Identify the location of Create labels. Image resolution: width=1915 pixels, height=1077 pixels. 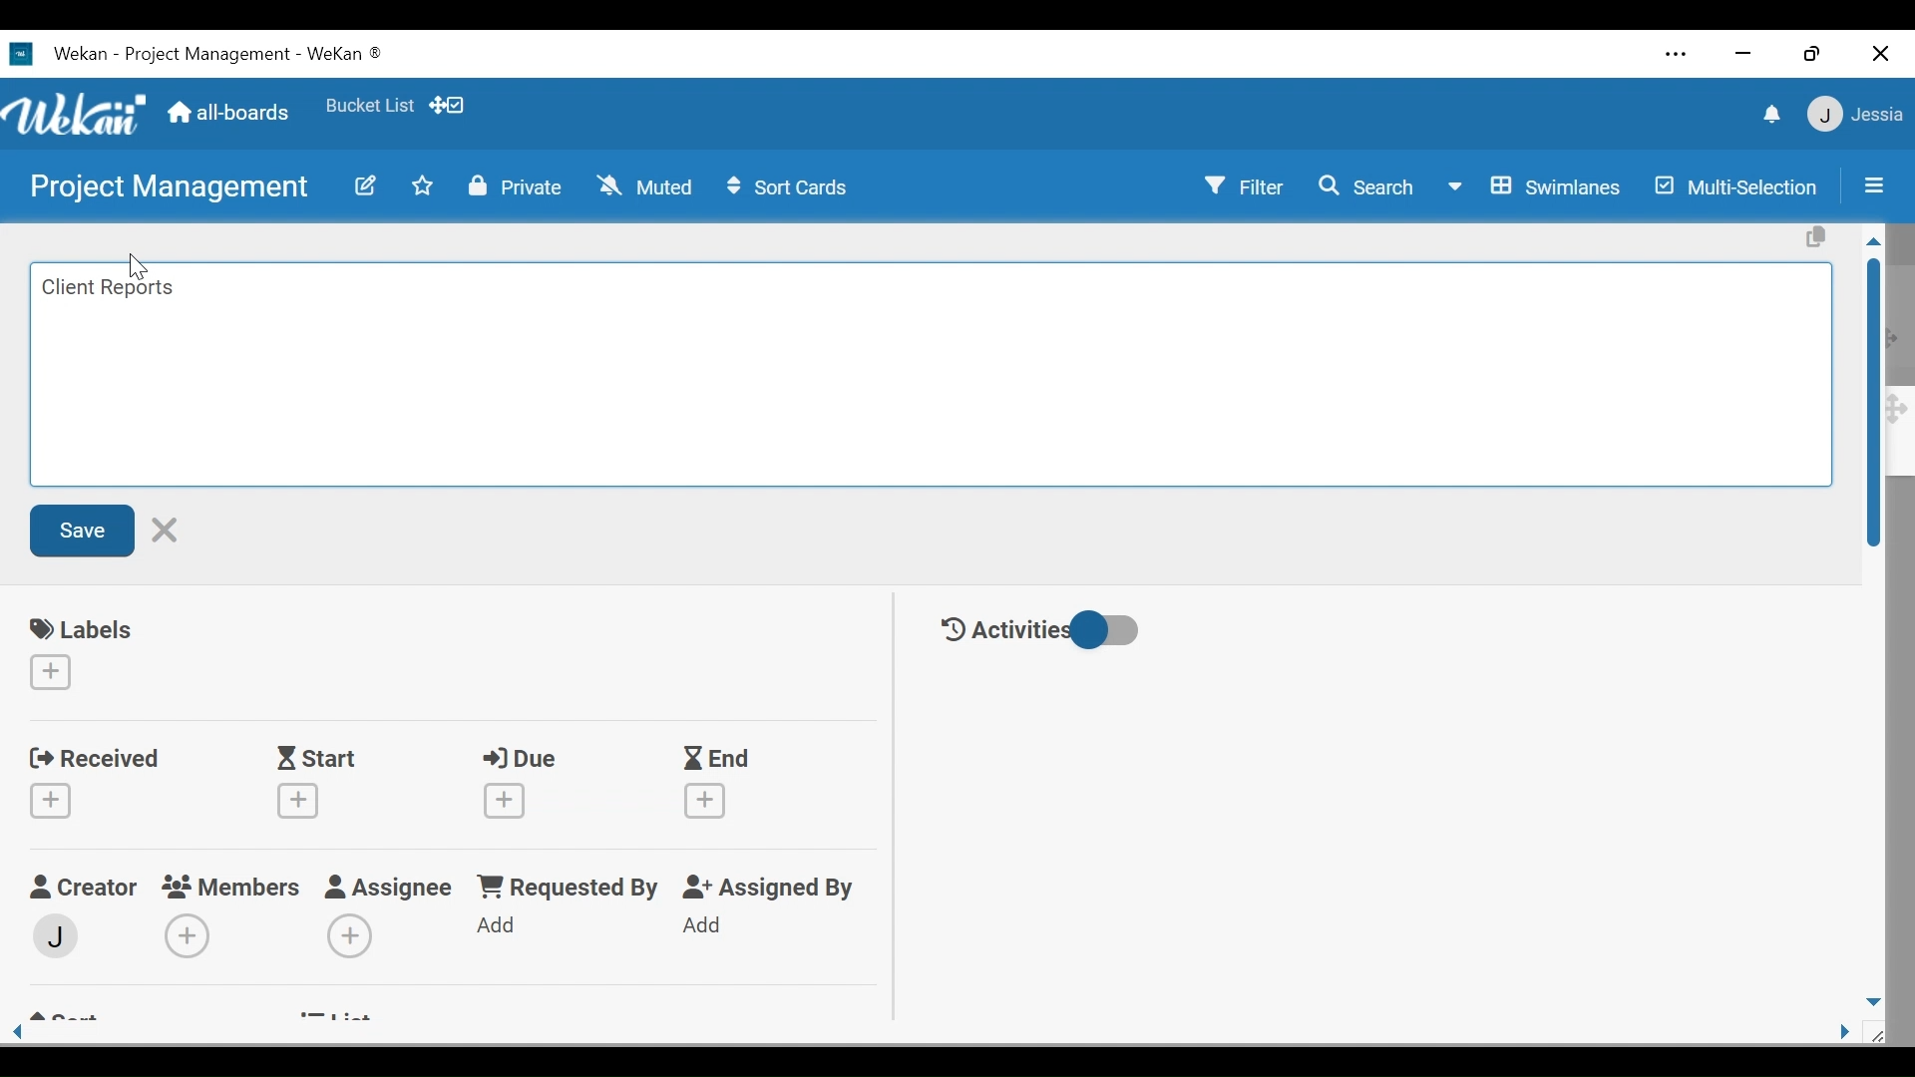
(52, 672).